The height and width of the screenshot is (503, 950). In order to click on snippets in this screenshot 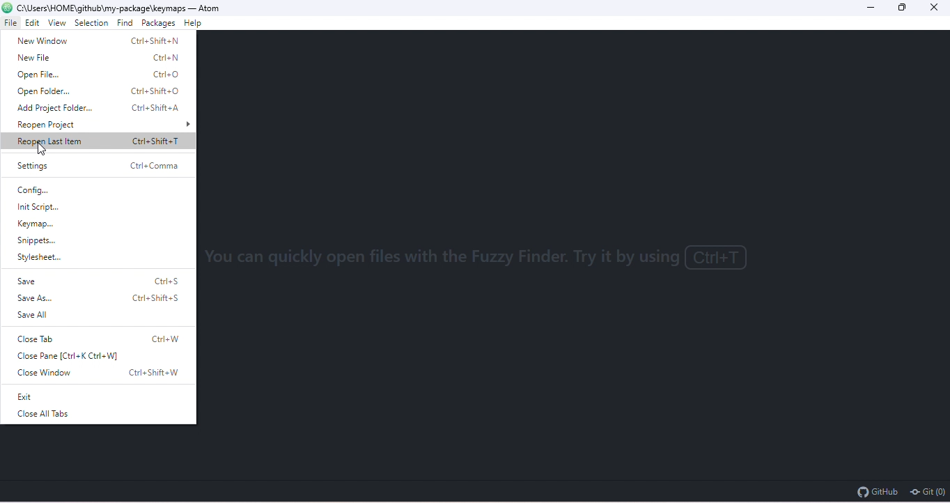, I will do `click(56, 239)`.